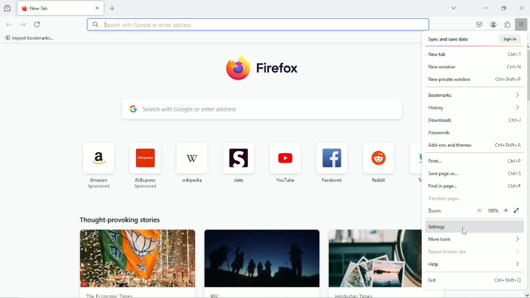  I want to click on AliExpress, so click(146, 165).